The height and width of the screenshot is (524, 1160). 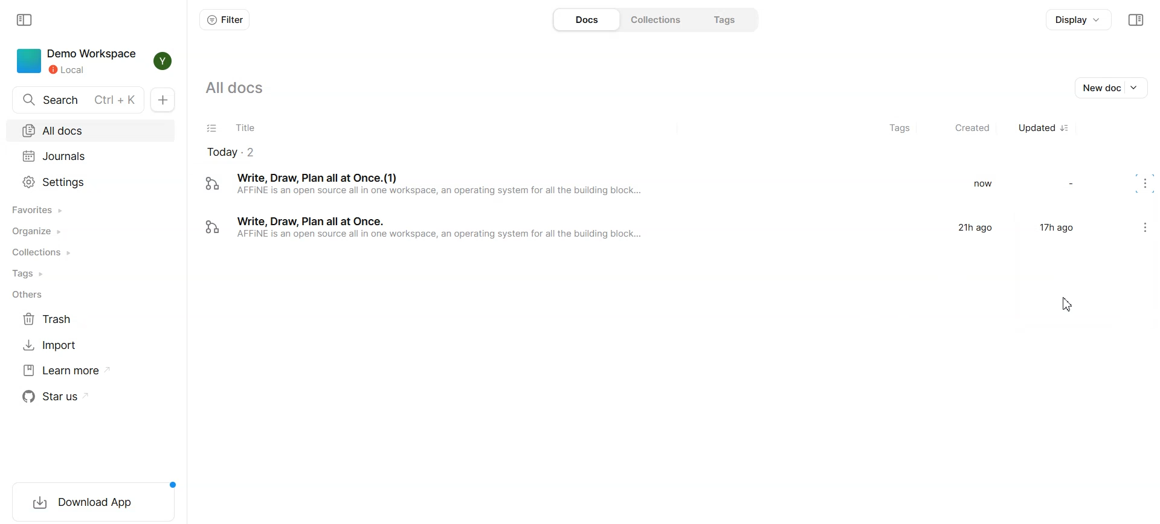 I want to click on Checklist, so click(x=211, y=128).